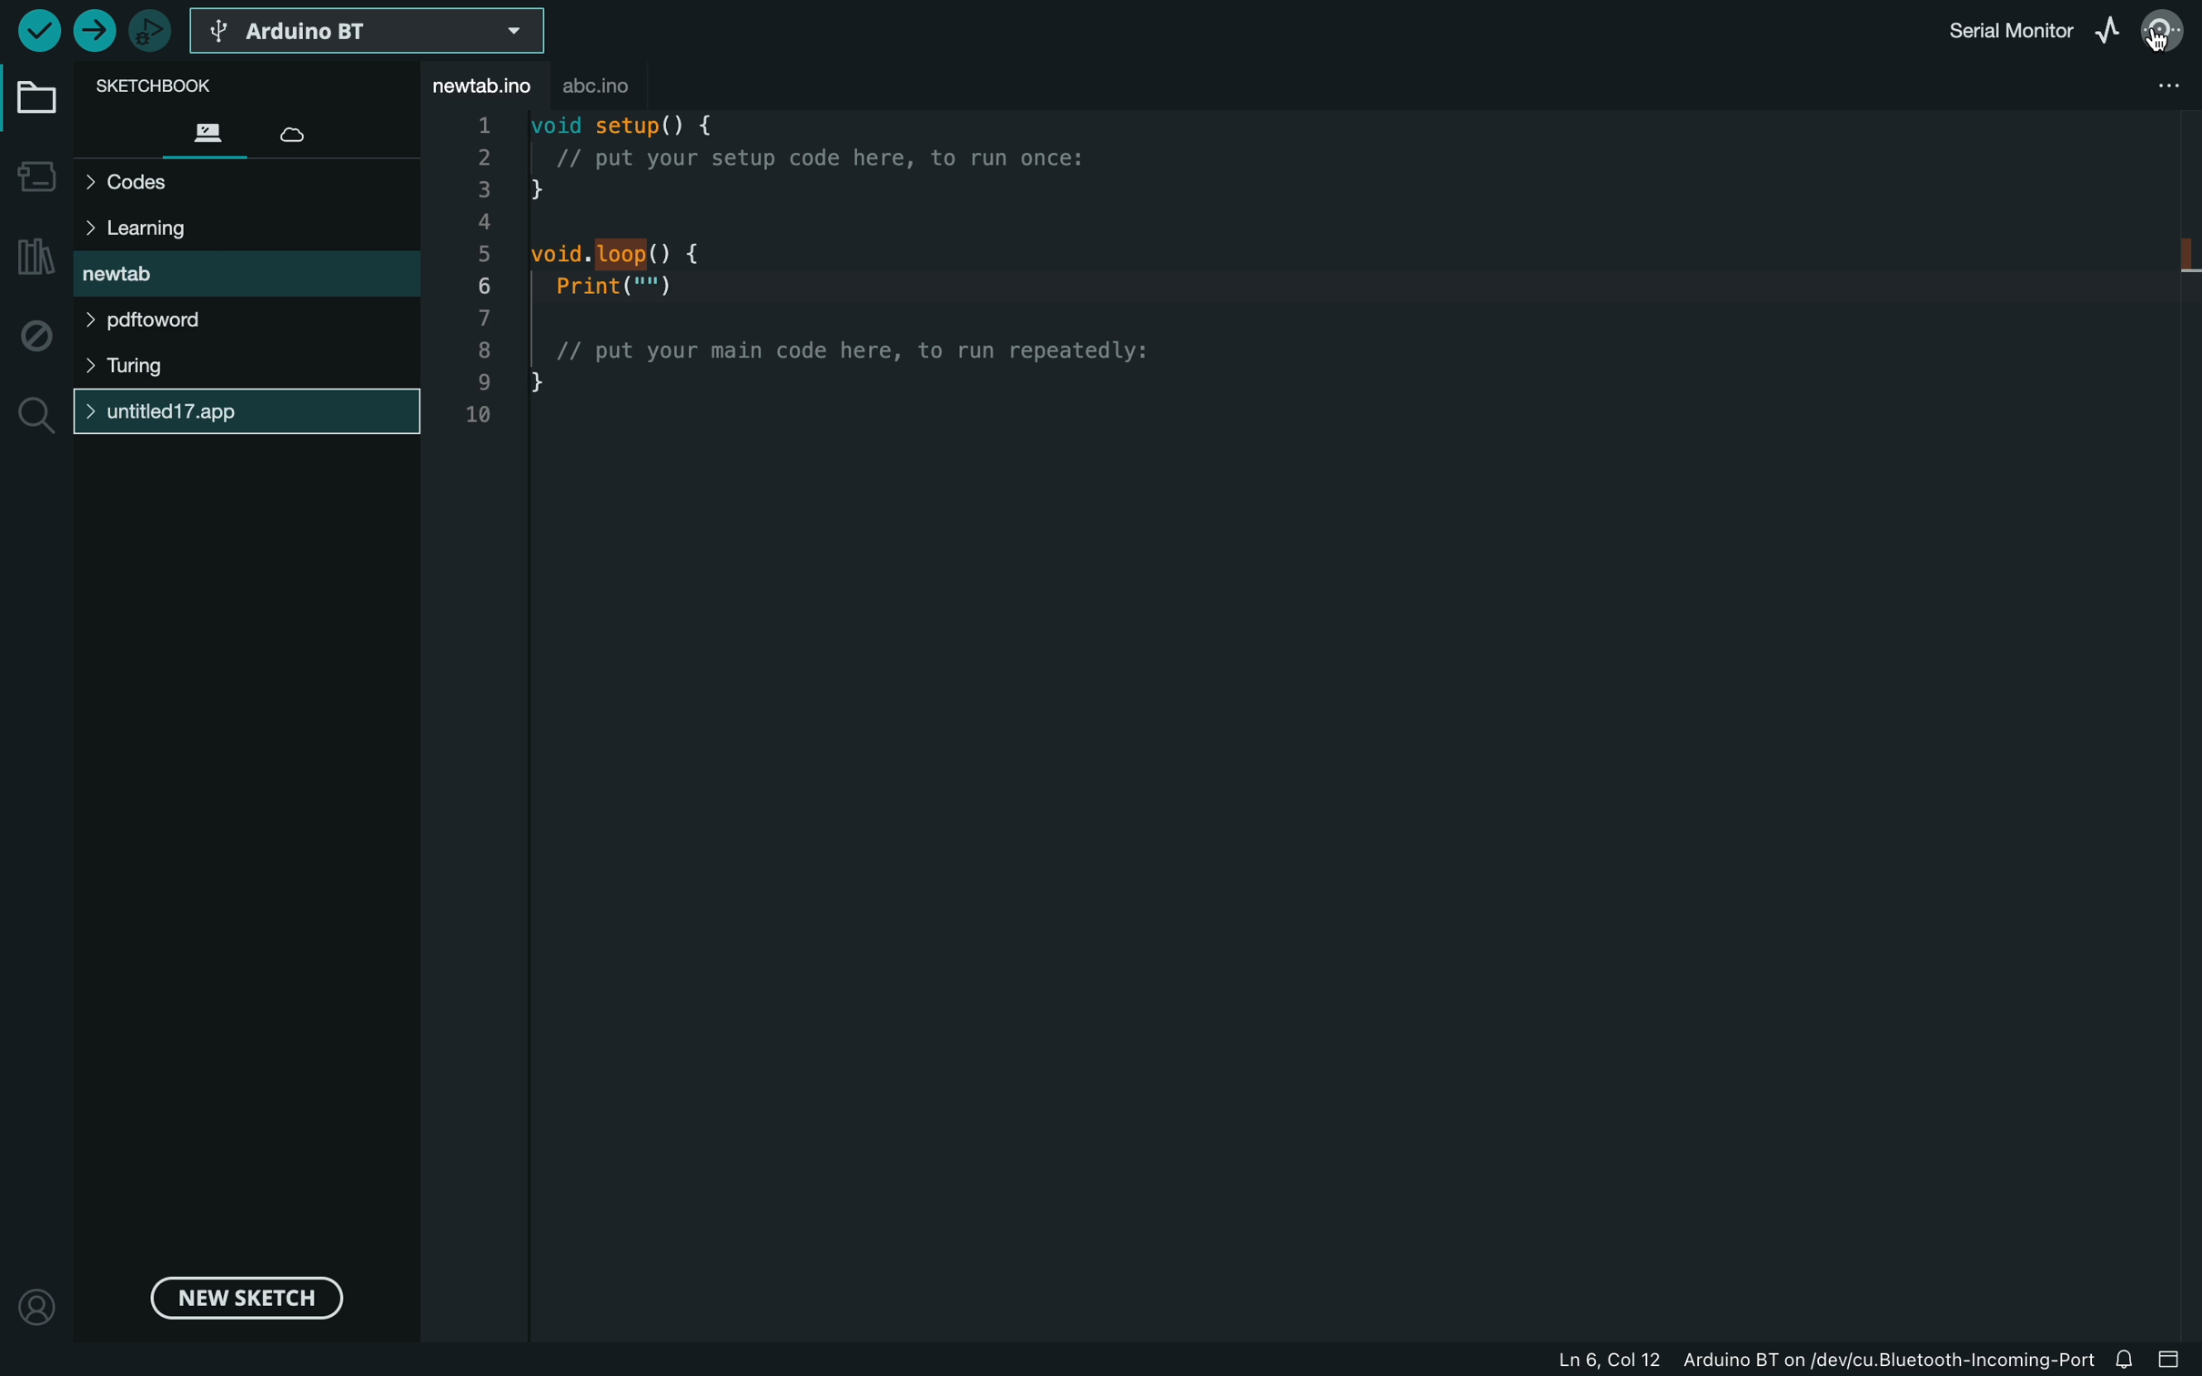 The height and width of the screenshot is (1376, 2202). Describe the element at coordinates (2105, 93) in the screenshot. I see `file setting` at that location.